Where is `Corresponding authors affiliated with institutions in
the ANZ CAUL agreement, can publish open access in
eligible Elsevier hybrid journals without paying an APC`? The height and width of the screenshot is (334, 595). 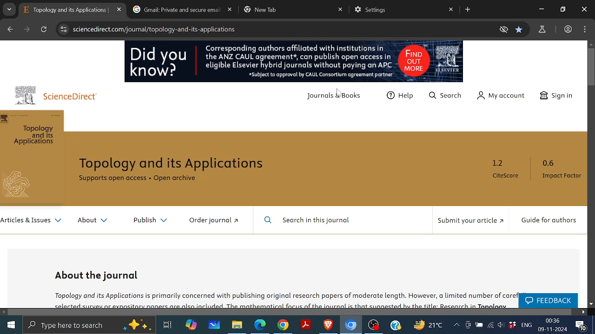 Corresponding authors affiliated with institutions in
the ANZ CAUL agreement, can publish open access in
eligible Elsevier hybrid journals without paying an APC is located at coordinates (296, 56).